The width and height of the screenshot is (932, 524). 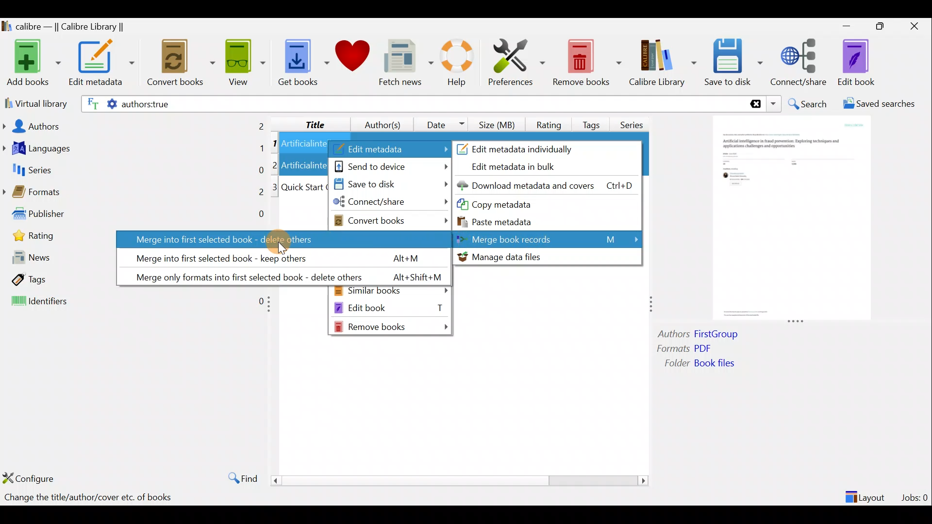 What do you see at coordinates (800, 61) in the screenshot?
I see `Connect/share` at bounding box center [800, 61].